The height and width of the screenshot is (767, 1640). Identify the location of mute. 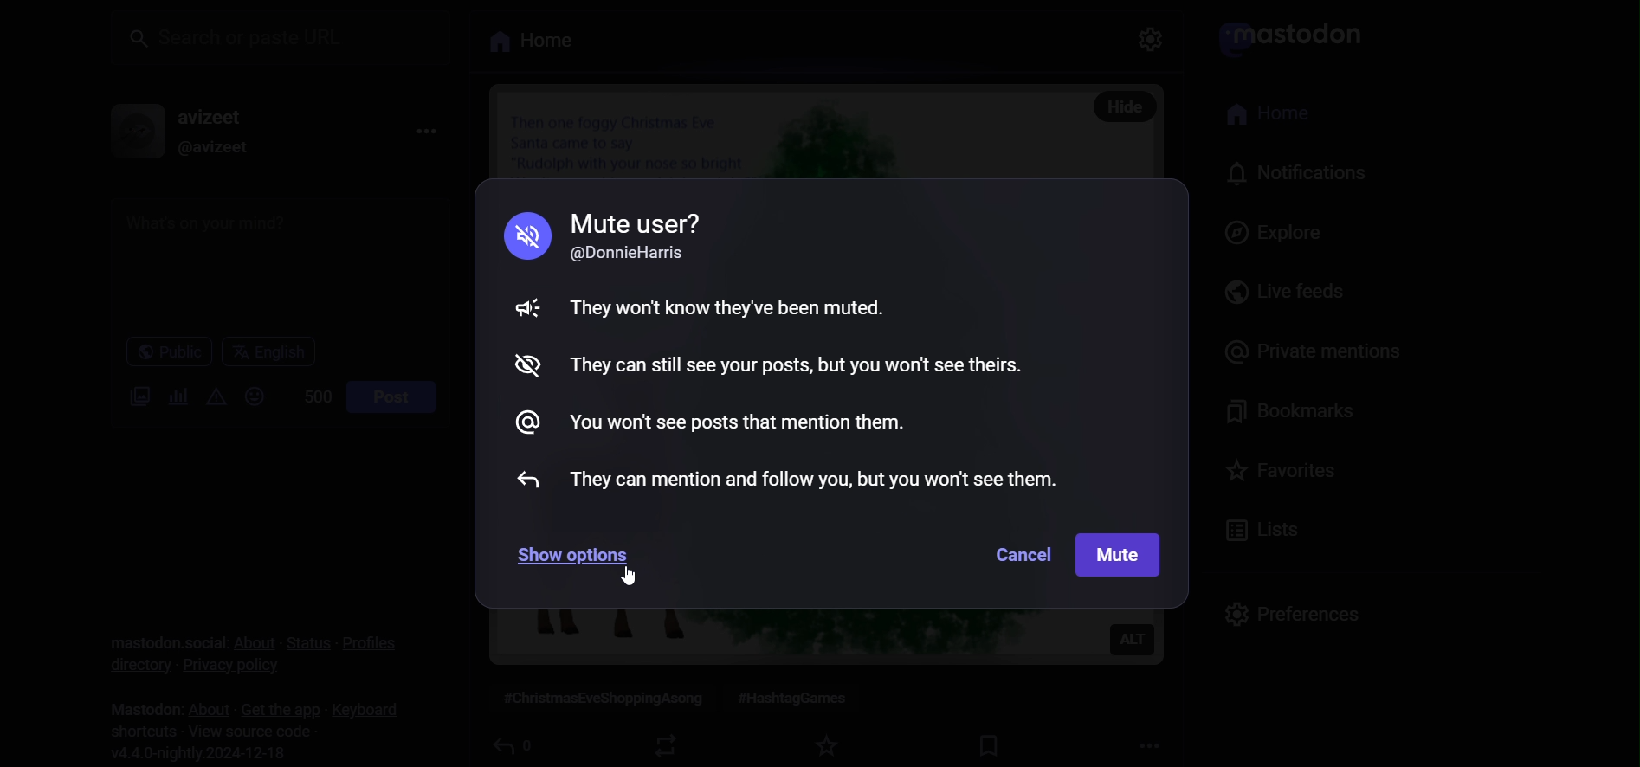
(524, 236).